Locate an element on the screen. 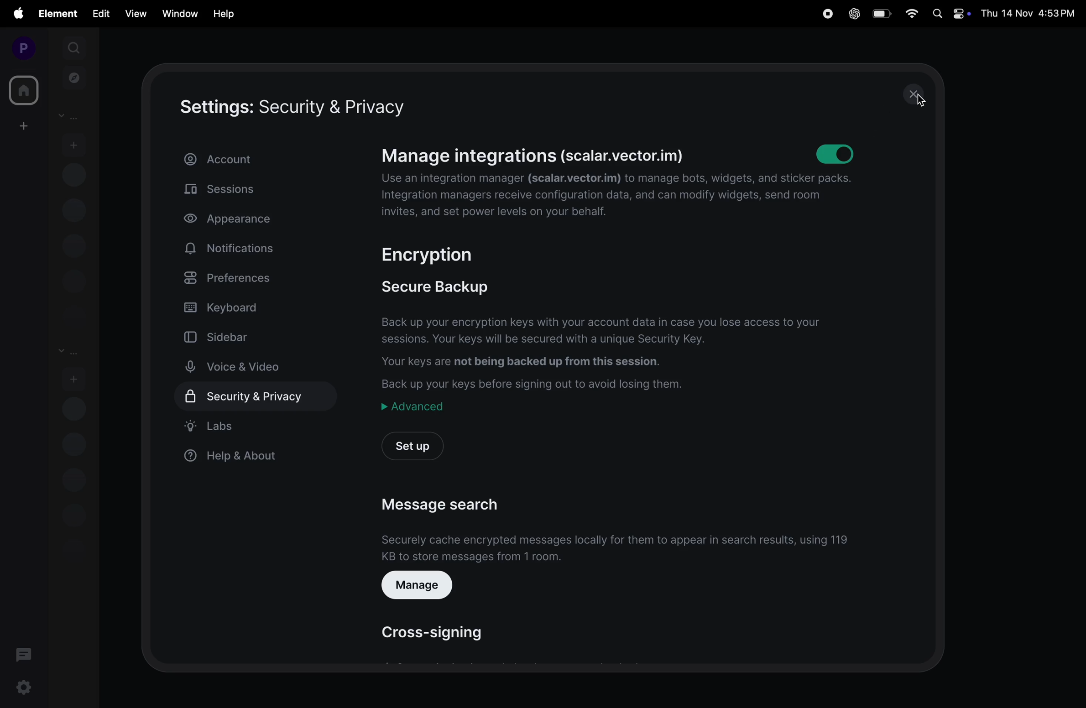  appearance is located at coordinates (228, 222).